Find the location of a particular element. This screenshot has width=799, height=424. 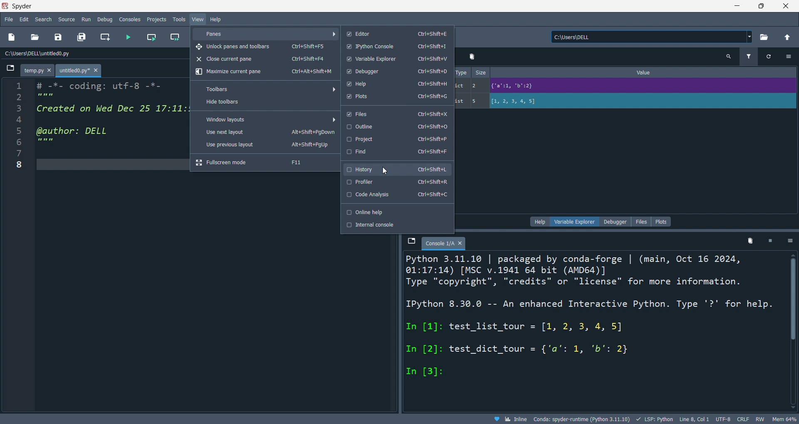

toolbars is located at coordinates (269, 89).